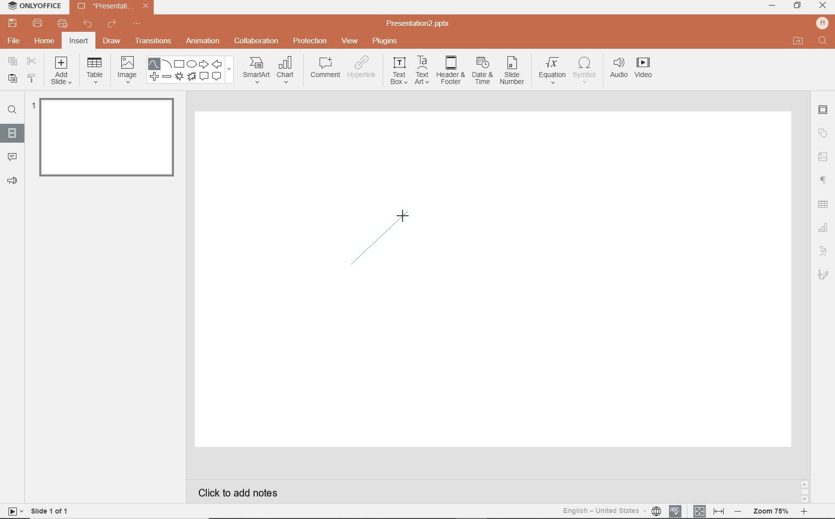  What do you see at coordinates (512, 73) in the screenshot?
I see `SLIDE NUMBER` at bounding box center [512, 73].